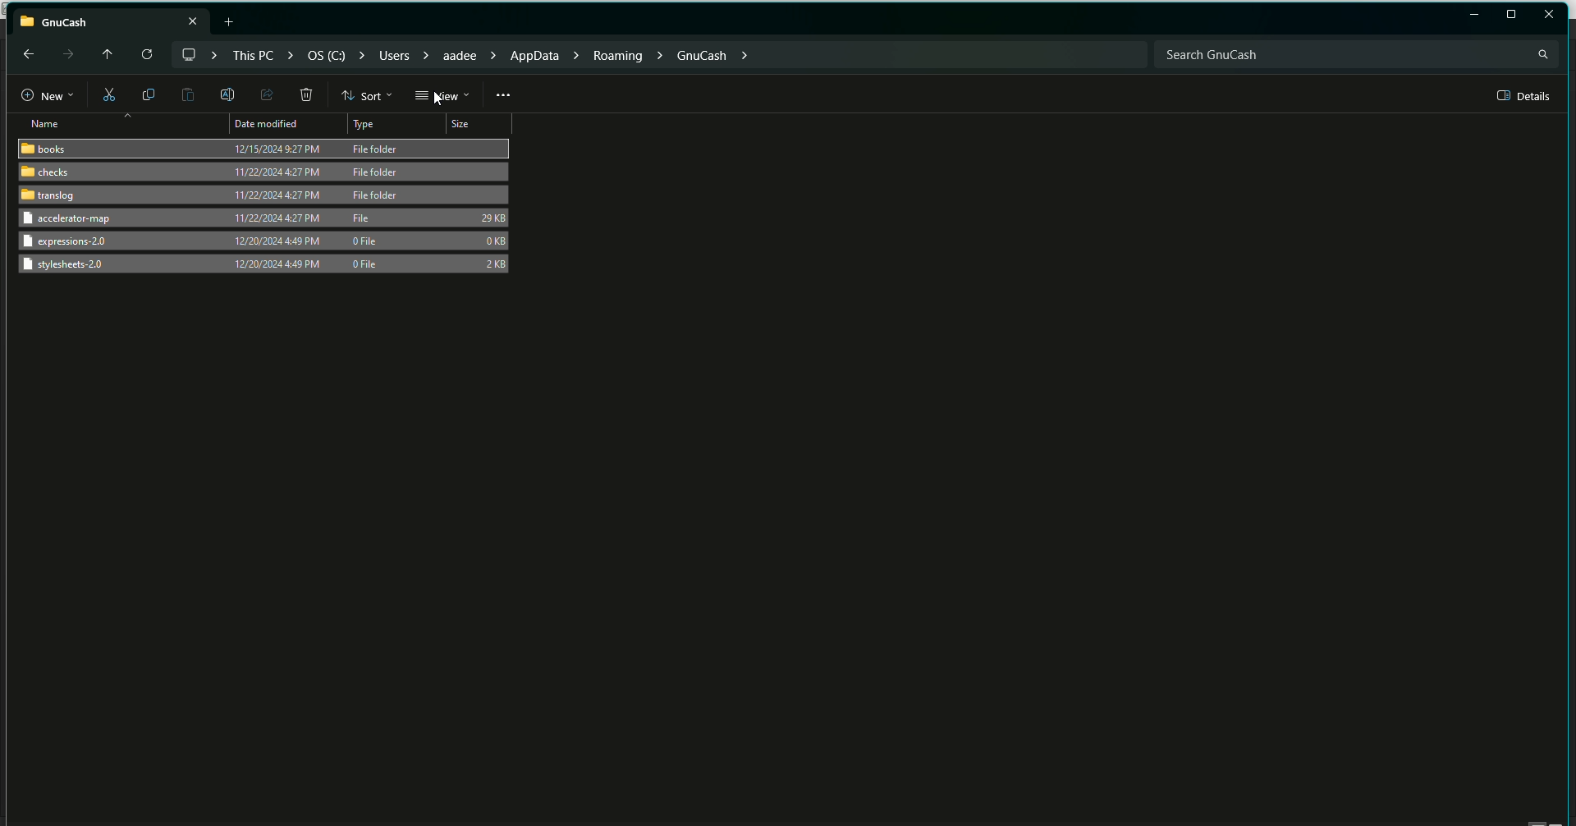 This screenshot has width=1576, height=826. Describe the element at coordinates (274, 243) in the screenshot. I see `Date` at that location.